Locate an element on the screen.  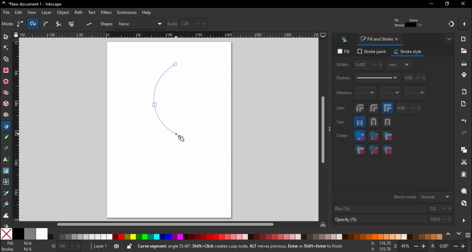
icon and filename is located at coordinates (31, 4).